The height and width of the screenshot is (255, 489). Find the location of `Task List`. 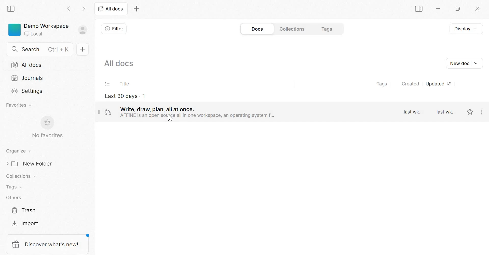

Task List is located at coordinates (107, 83).